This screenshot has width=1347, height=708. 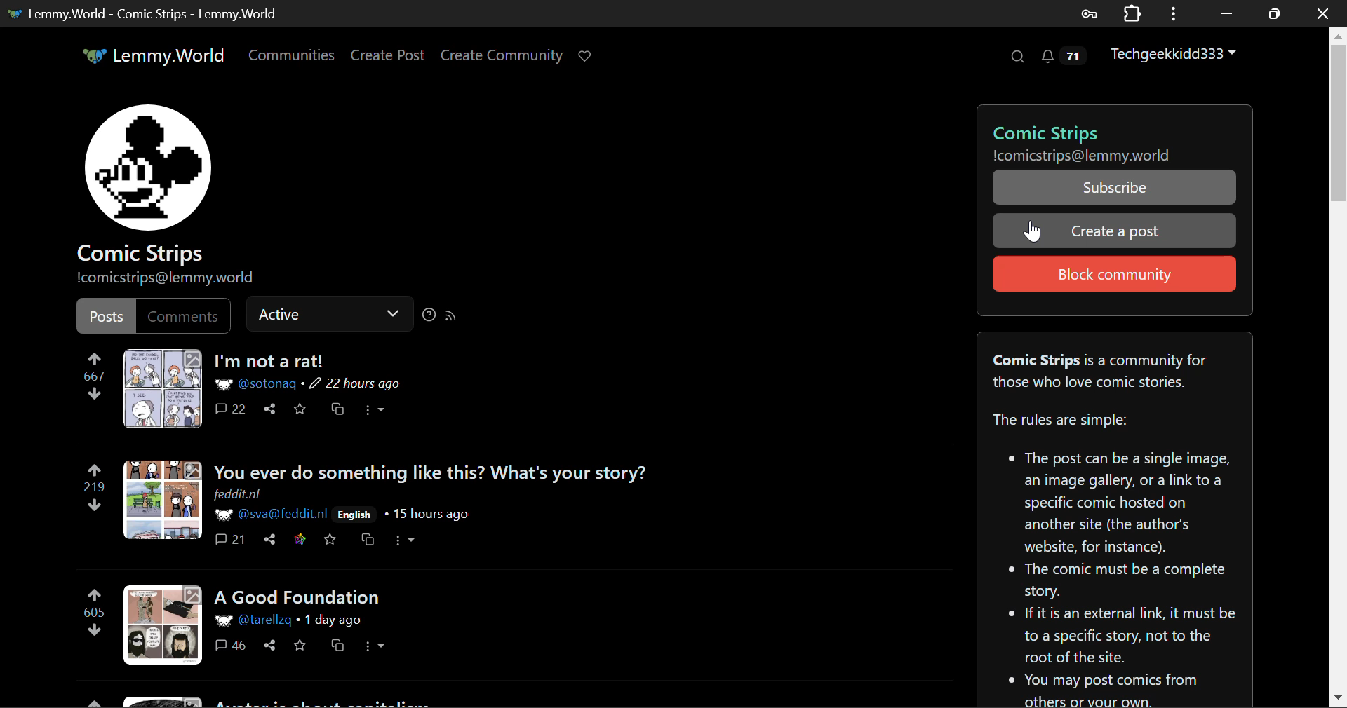 What do you see at coordinates (146, 13) in the screenshot?
I see `Lemmy.World - Comic Strips - Lemmy.World` at bounding box center [146, 13].